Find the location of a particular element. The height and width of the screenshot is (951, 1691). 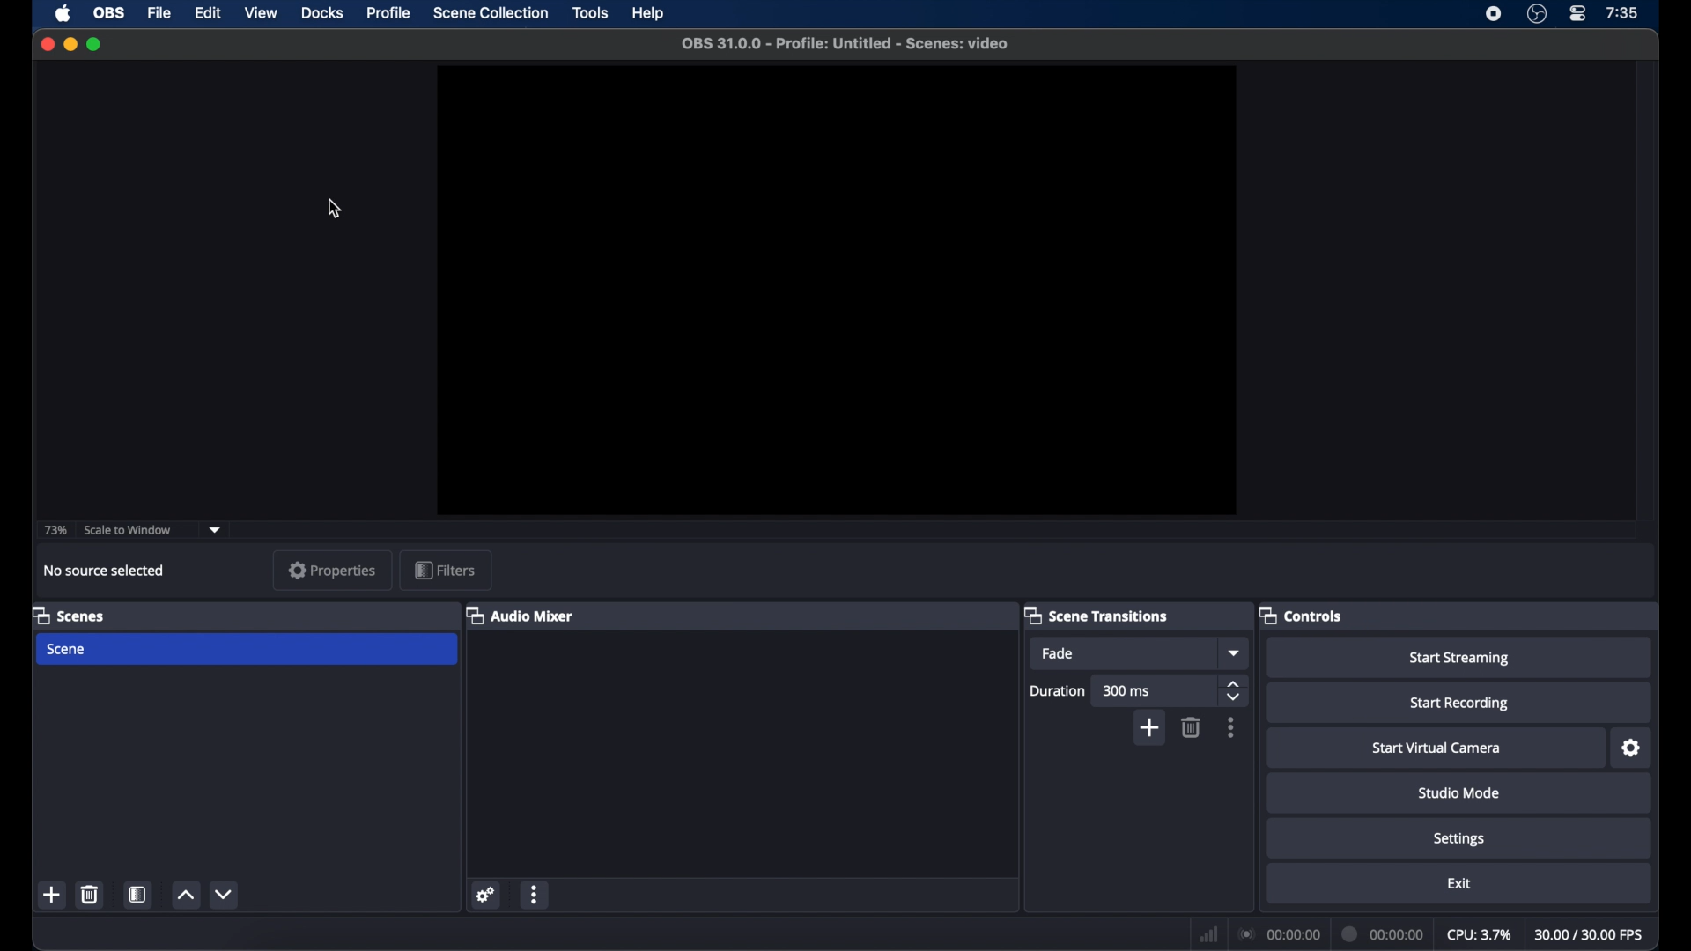

screen recorder icon is located at coordinates (1495, 14).